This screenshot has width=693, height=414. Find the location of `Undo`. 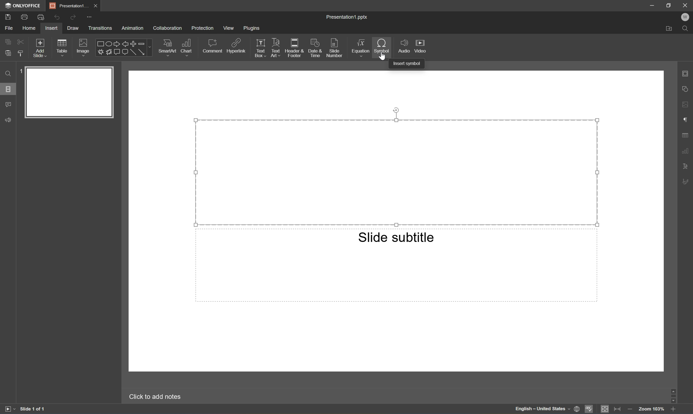

Undo is located at coordinates (55, 18).